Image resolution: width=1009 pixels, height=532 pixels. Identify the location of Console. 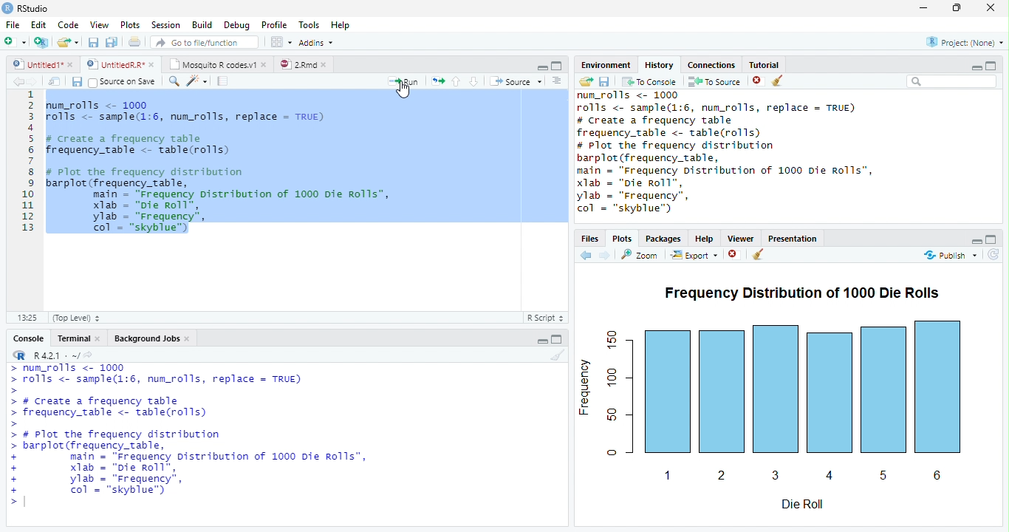
(28, 338).